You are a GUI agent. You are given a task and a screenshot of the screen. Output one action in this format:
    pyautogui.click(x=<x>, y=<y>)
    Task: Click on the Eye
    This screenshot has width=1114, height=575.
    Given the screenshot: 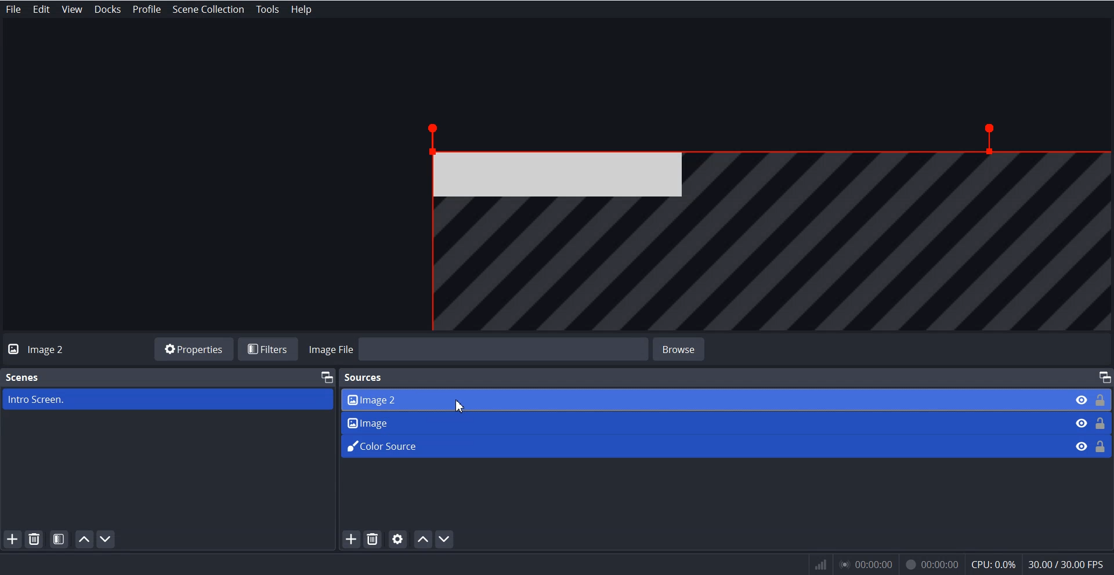 What is the action you would take?
    pyautogui.click(x=1080, y=423)
    